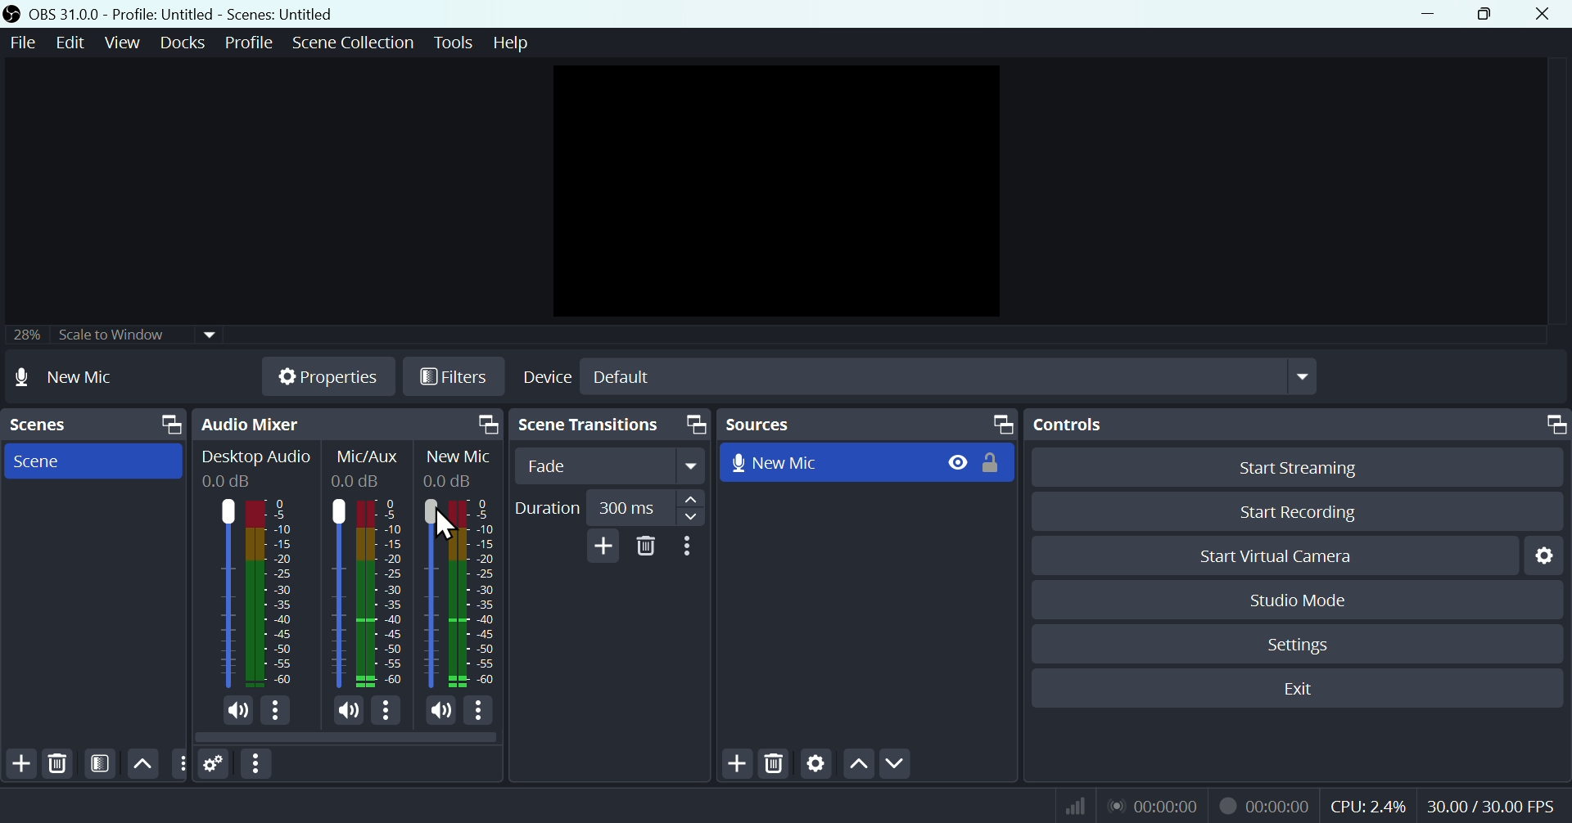 The width and height of the screenshot is (1572, 823). What do you see at coordinates (386, 713) in the screenshot?
I see `More options` at bounding box center [386, 713].